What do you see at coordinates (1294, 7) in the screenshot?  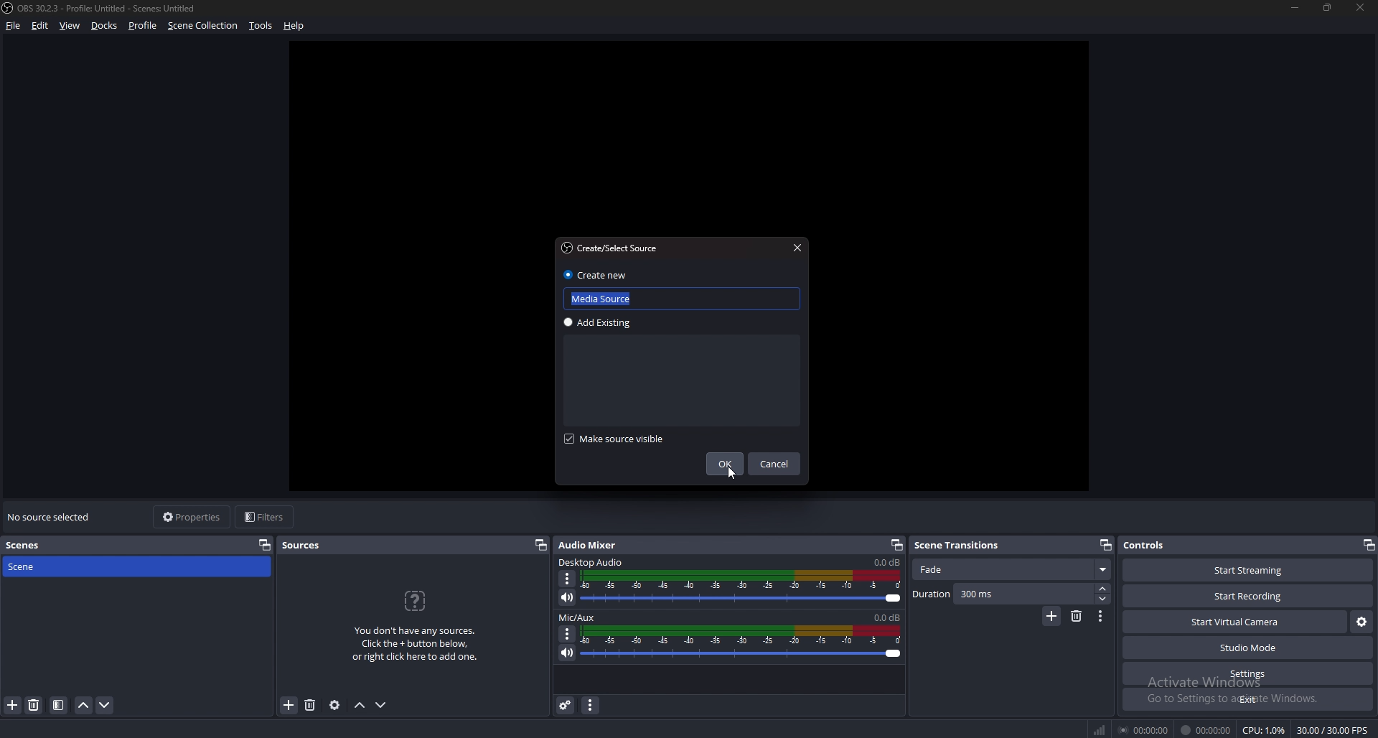 I see `Minimize` at bounding box center [1294, 7].